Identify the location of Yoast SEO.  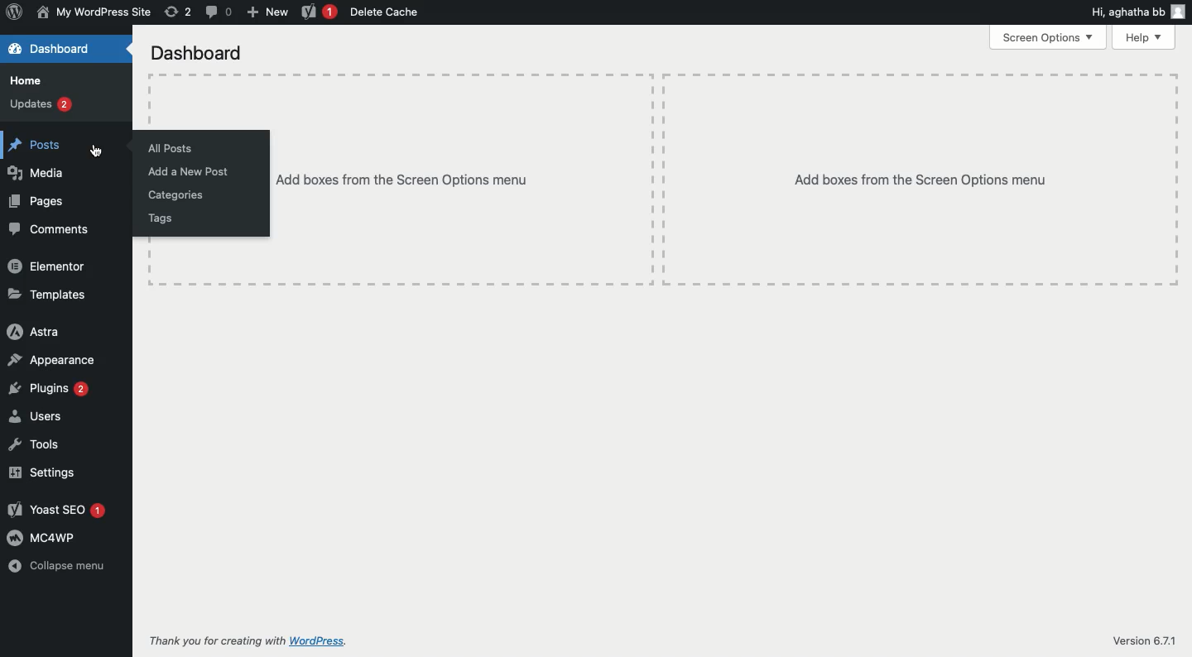
(55, 507).